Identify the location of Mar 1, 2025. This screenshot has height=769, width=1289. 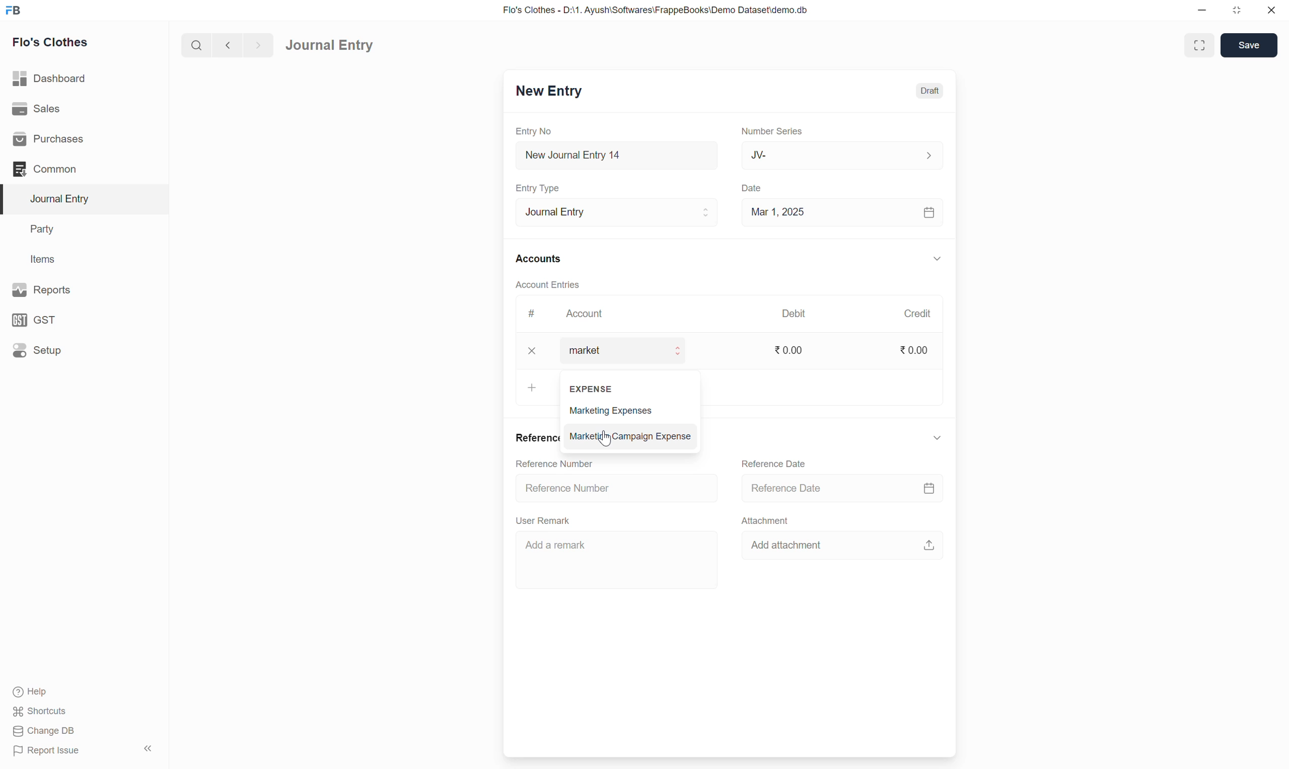
(778, 211).